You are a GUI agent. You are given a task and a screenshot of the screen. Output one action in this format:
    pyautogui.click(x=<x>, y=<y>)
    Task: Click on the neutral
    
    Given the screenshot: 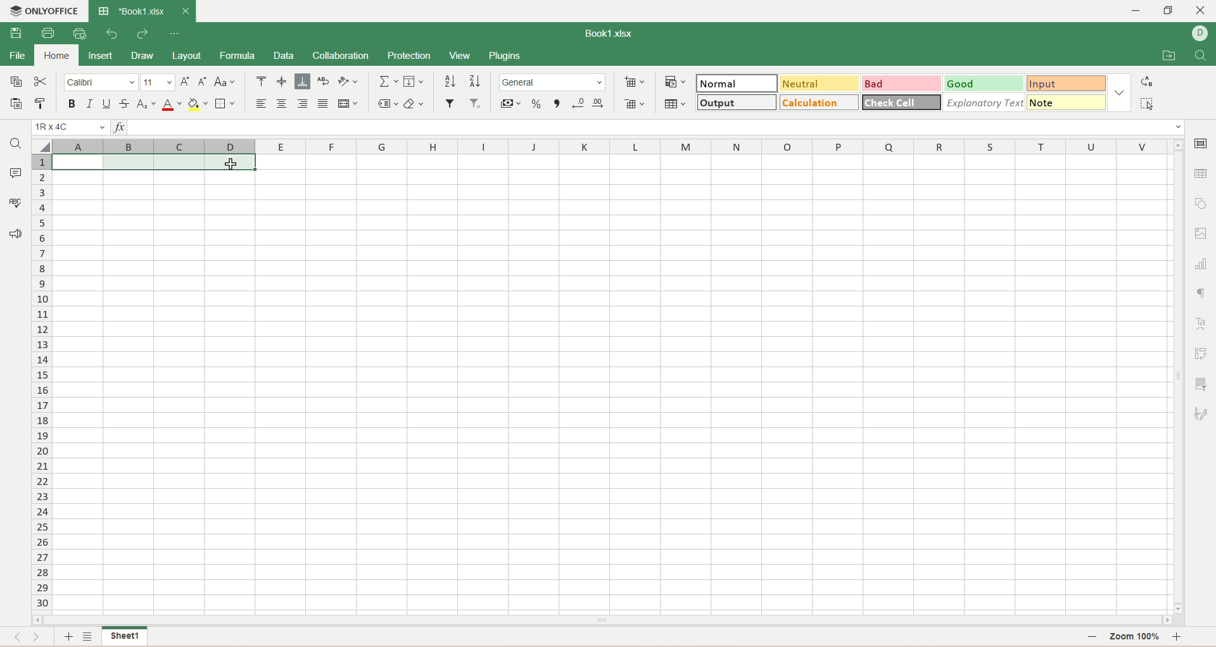 What is the action you would take?
    pyautogui.click(x=819, y=82)
    